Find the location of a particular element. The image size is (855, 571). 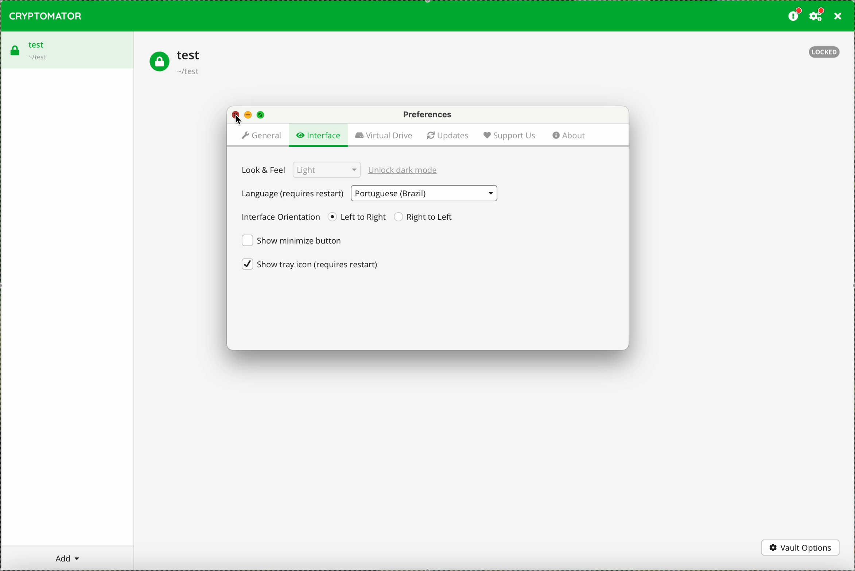

left to right is located at coordinates (358, 217).